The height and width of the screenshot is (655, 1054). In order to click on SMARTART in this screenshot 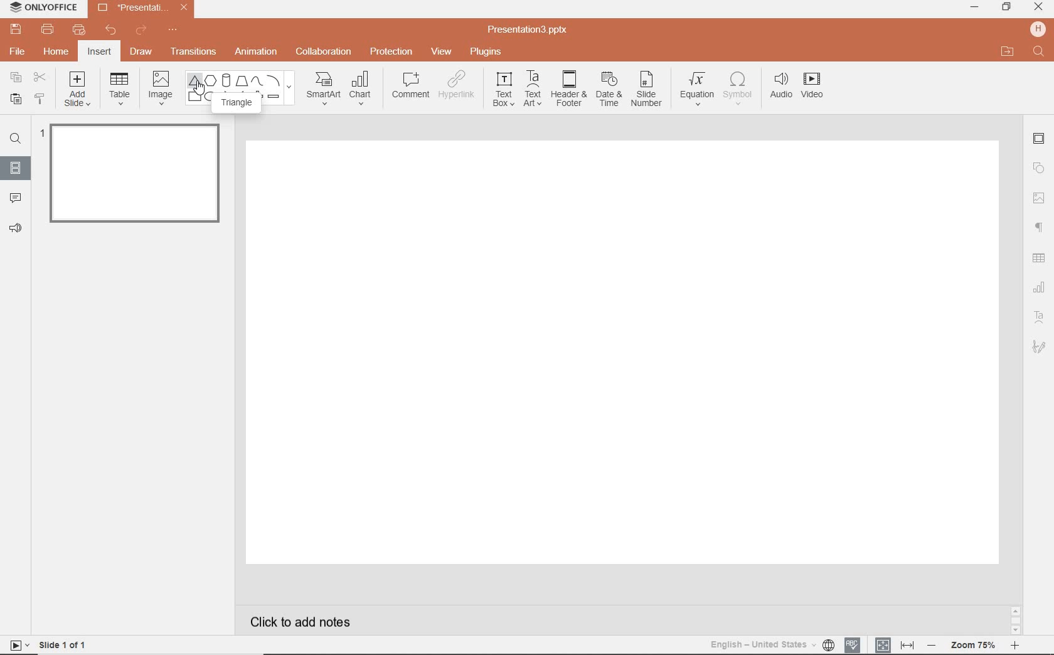, I will do `click(324, 93)`.